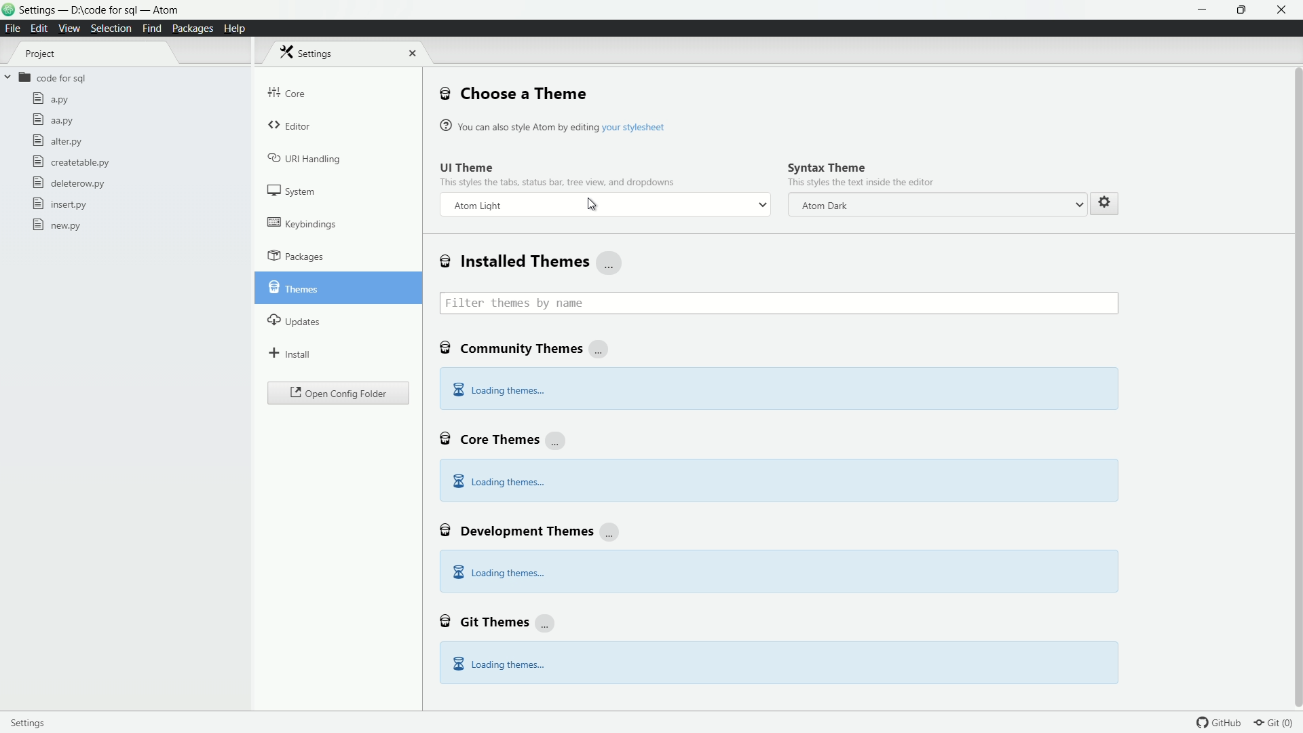 The width and height of the screenshot is (1303, 733). I want to click on close app, so click(1283, 10).